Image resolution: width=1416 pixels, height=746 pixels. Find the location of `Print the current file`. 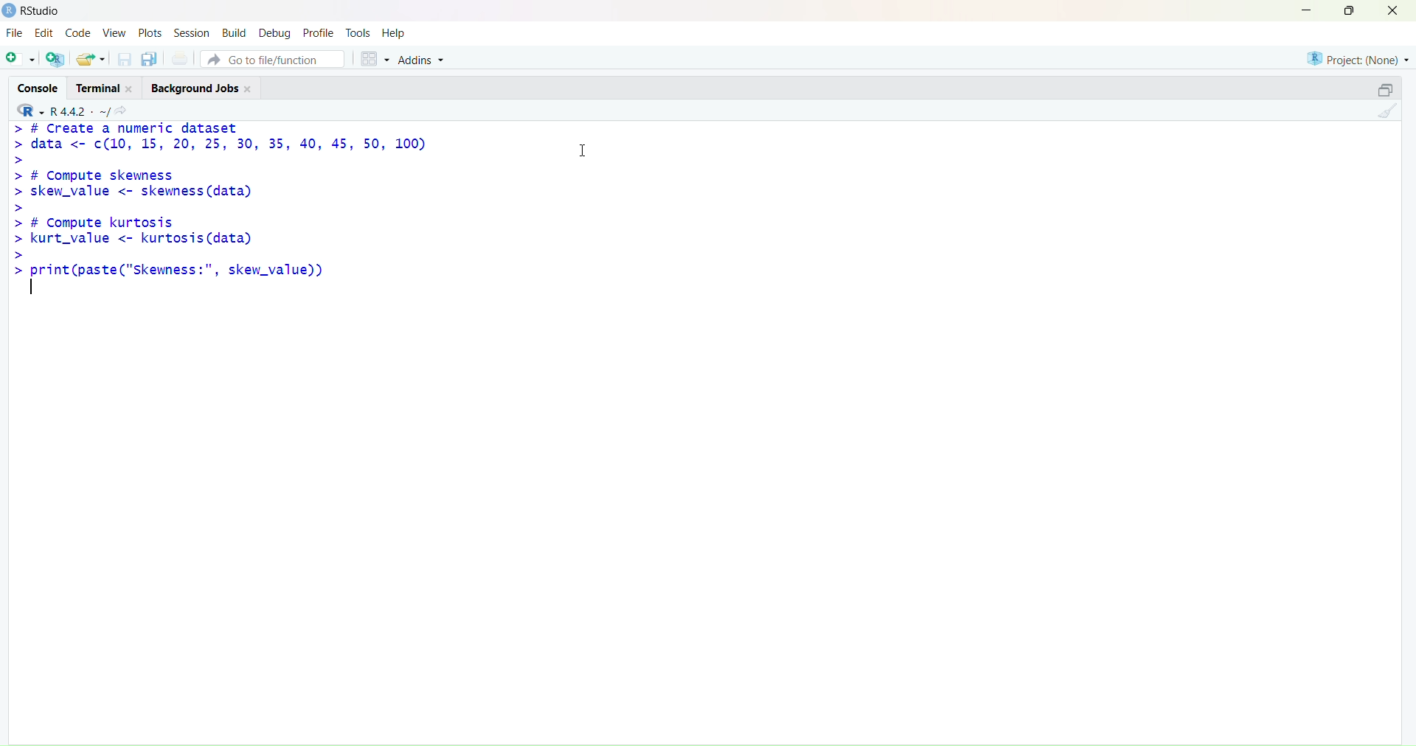

Print the current file is located at coordinates (179, 59).